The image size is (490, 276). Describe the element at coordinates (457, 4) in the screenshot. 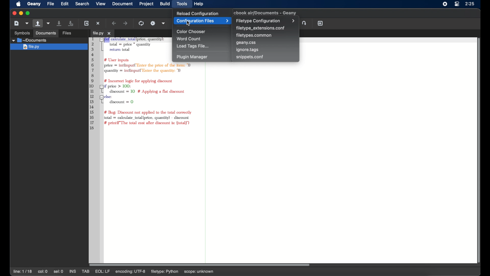

I see `control center` at that location.